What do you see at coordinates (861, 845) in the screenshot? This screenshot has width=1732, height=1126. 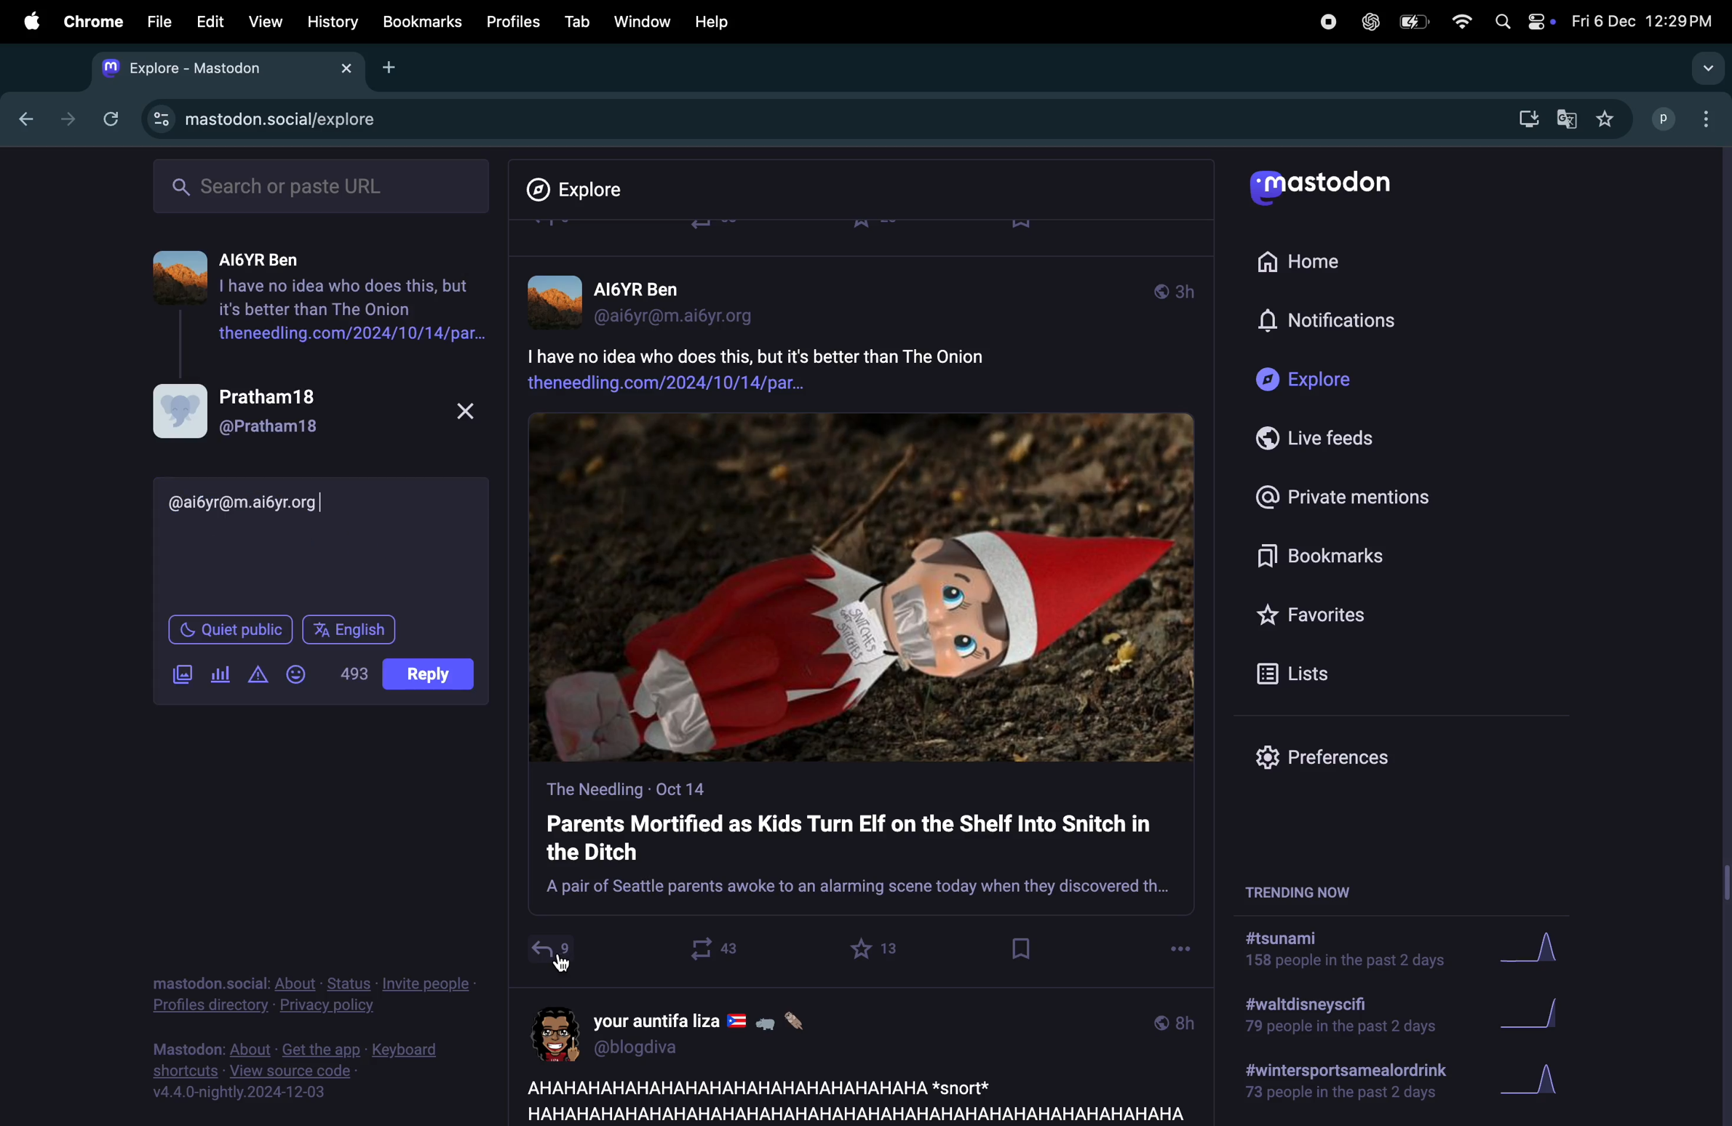 I see `post box` at bounding box center [861, 845].